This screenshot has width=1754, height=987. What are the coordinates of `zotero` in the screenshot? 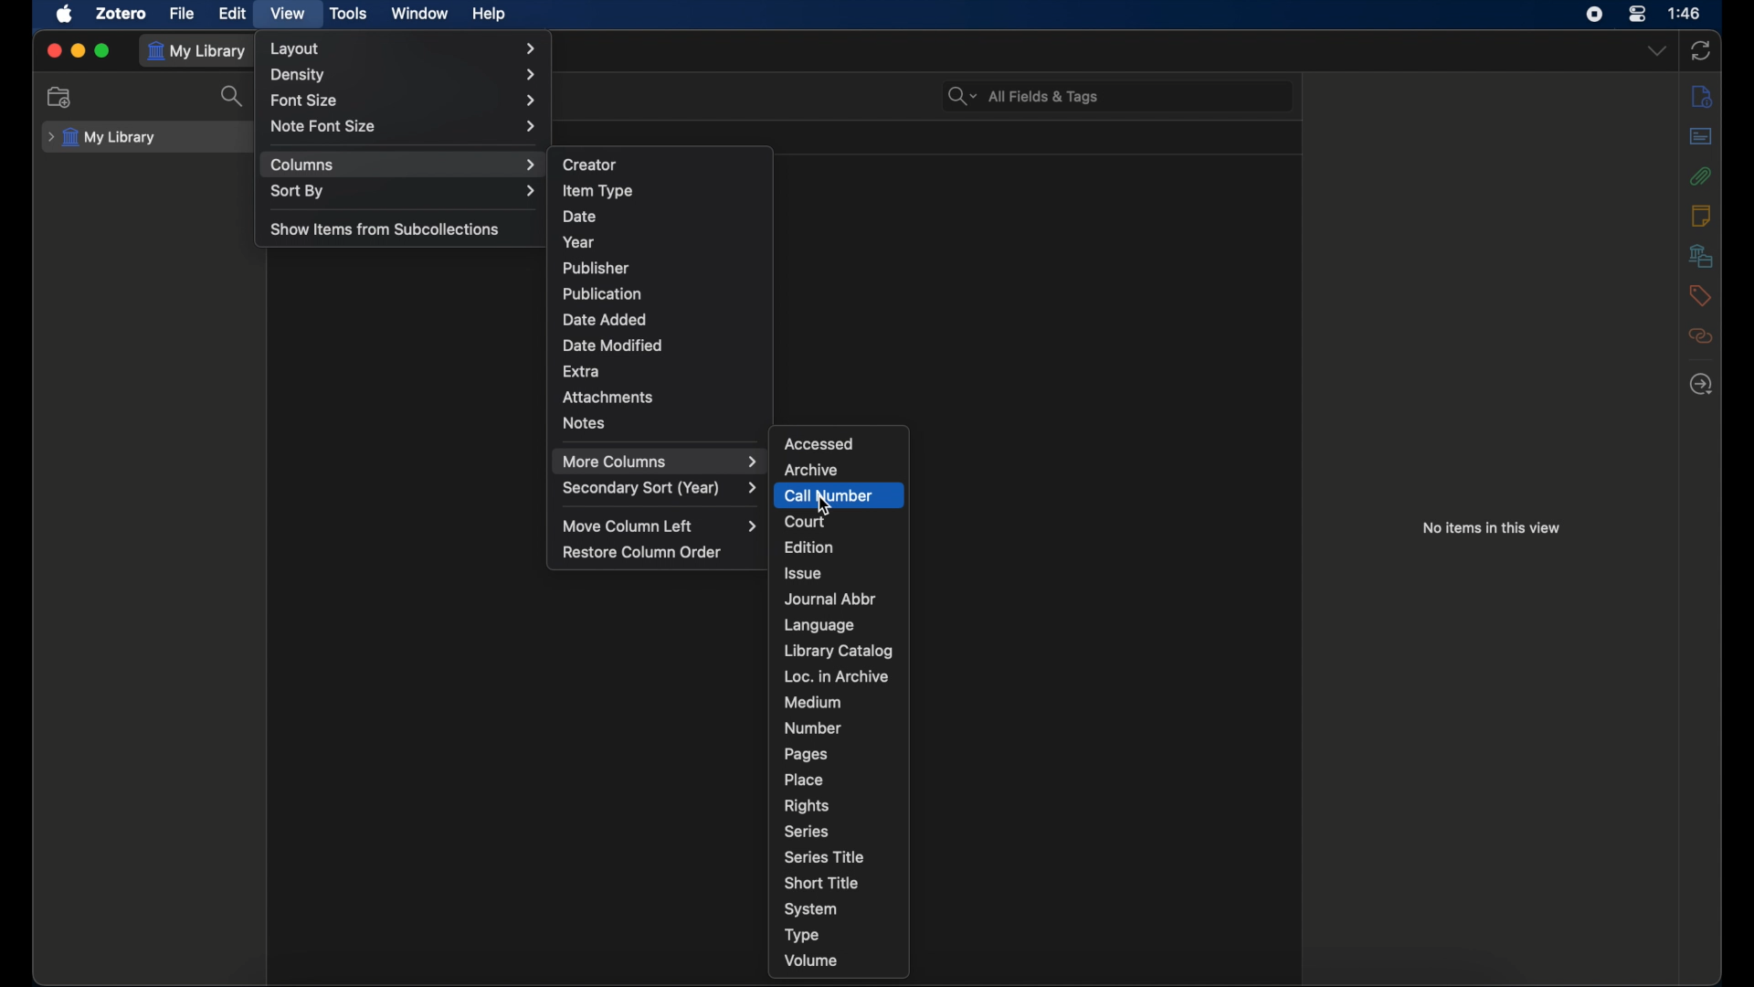 It's located at (120, 13).